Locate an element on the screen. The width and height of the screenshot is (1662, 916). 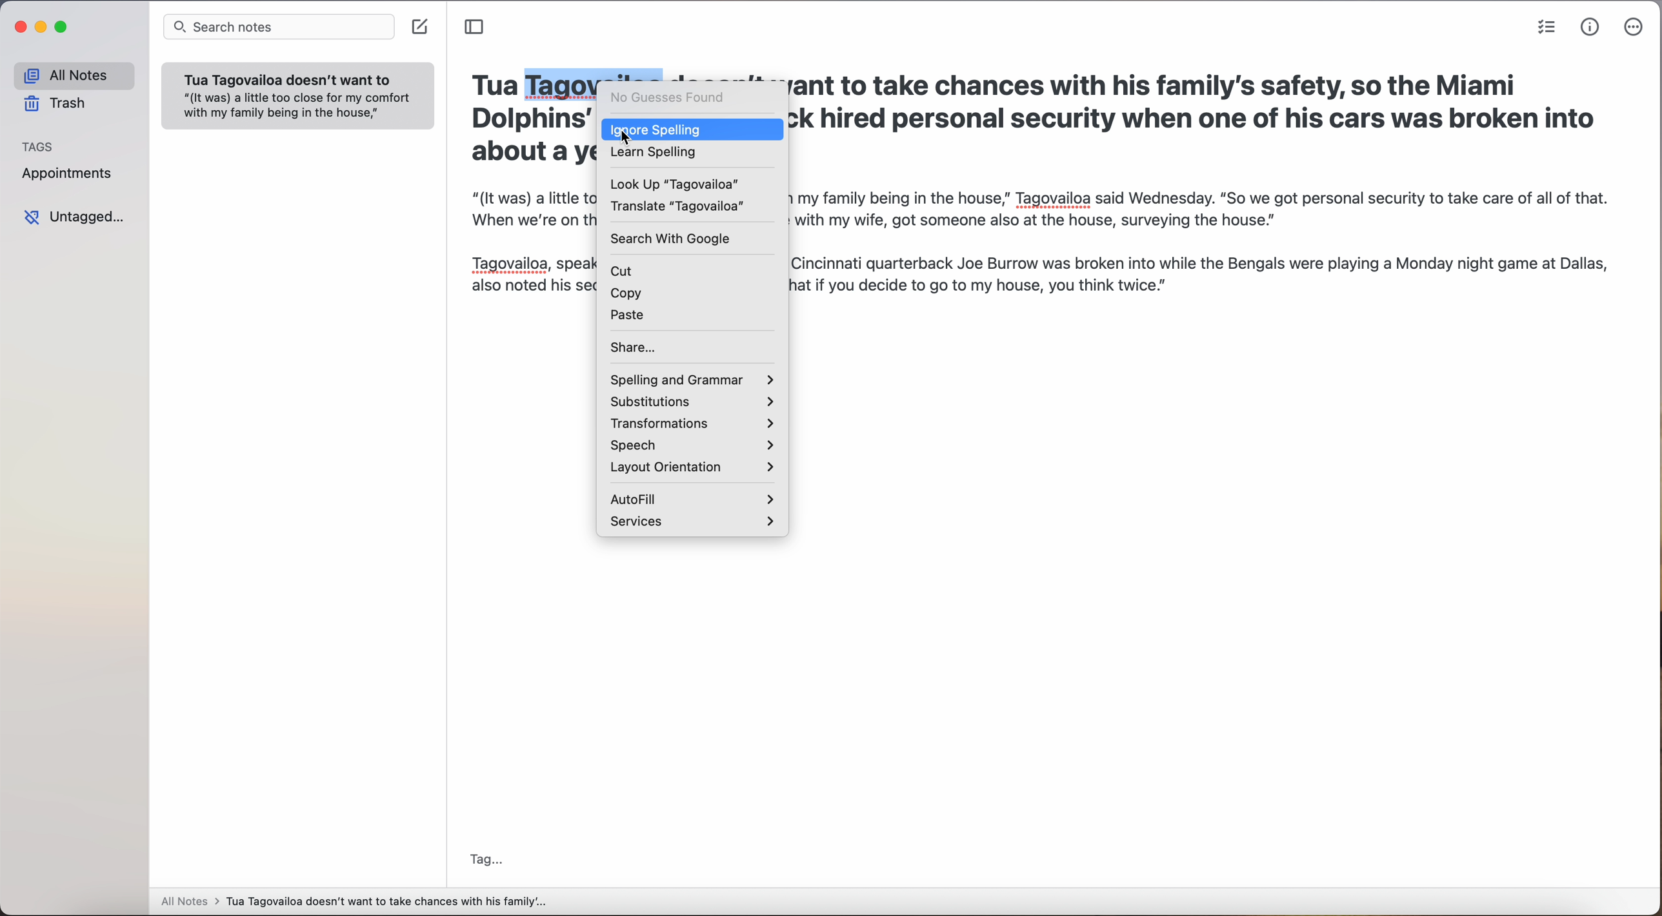
share is located at coordinates (637, 346).